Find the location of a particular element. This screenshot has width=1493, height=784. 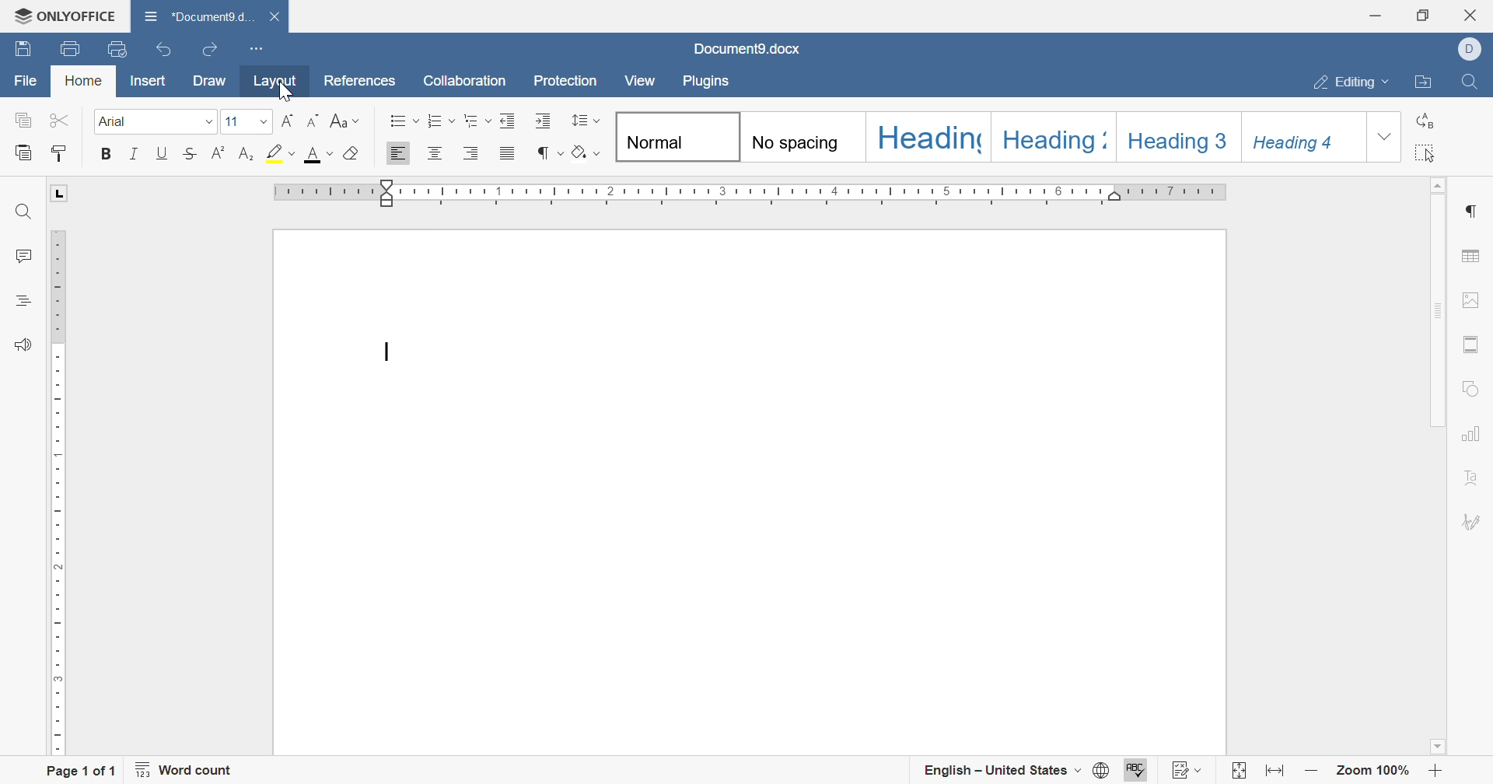

file is located at coordinates (26, 85).